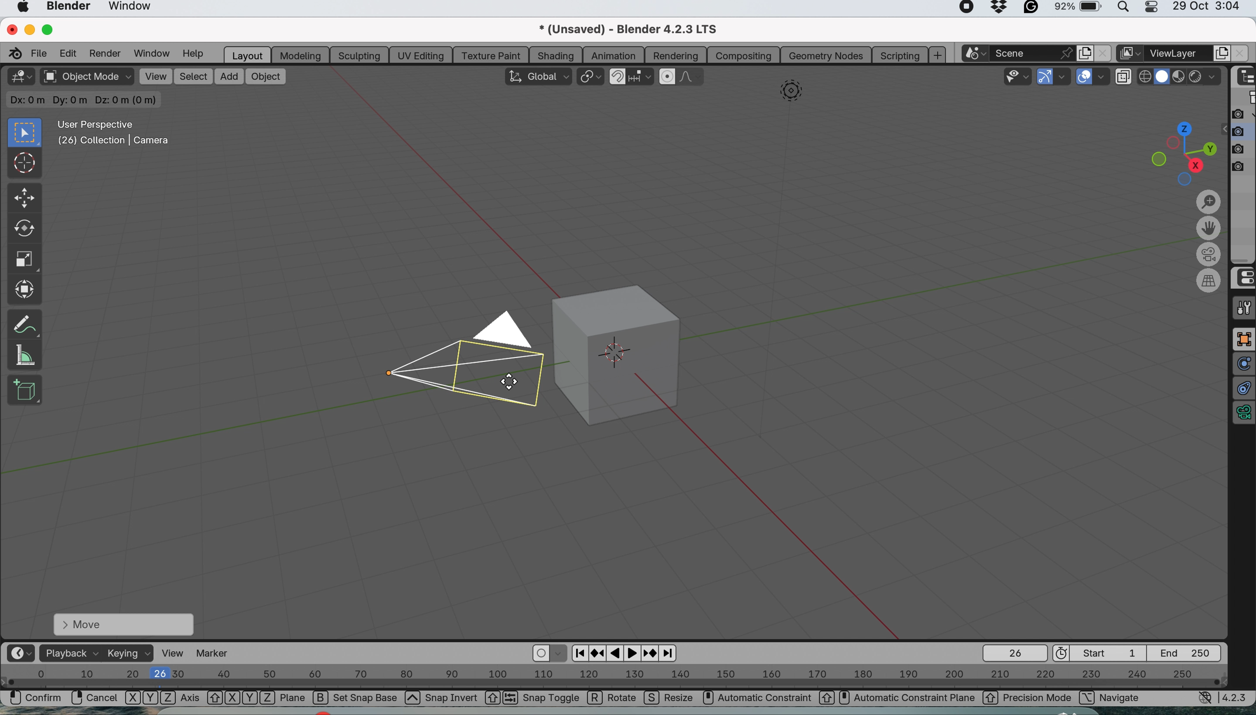 The height and width of the screenshot is (715, 1256). Describe the element at coordinates (458, 360) in the screenshot. I see `camera selected` at that location.